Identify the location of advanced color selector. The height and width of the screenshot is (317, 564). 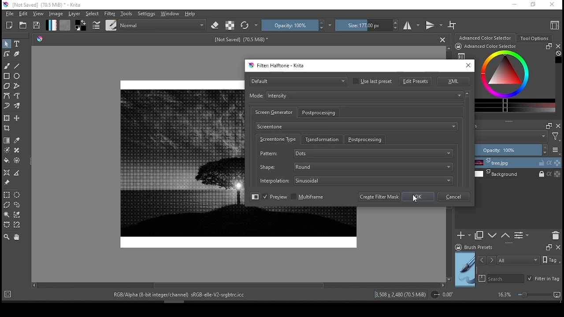
(516, 81).